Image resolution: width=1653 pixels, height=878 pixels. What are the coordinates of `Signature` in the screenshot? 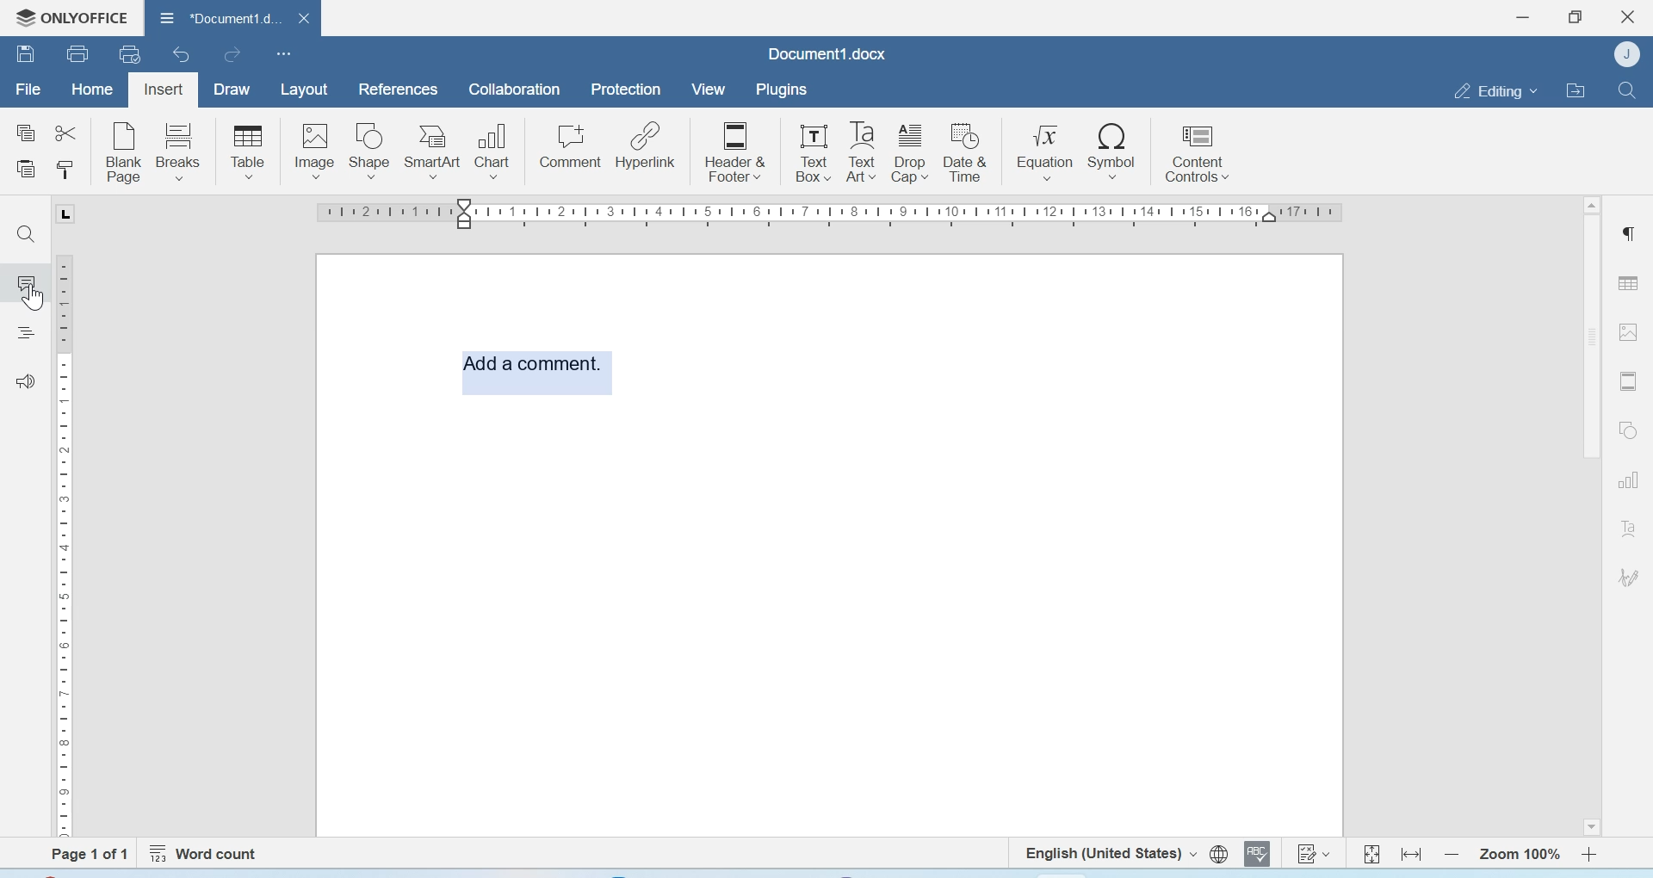 It's located at (1630, 578).